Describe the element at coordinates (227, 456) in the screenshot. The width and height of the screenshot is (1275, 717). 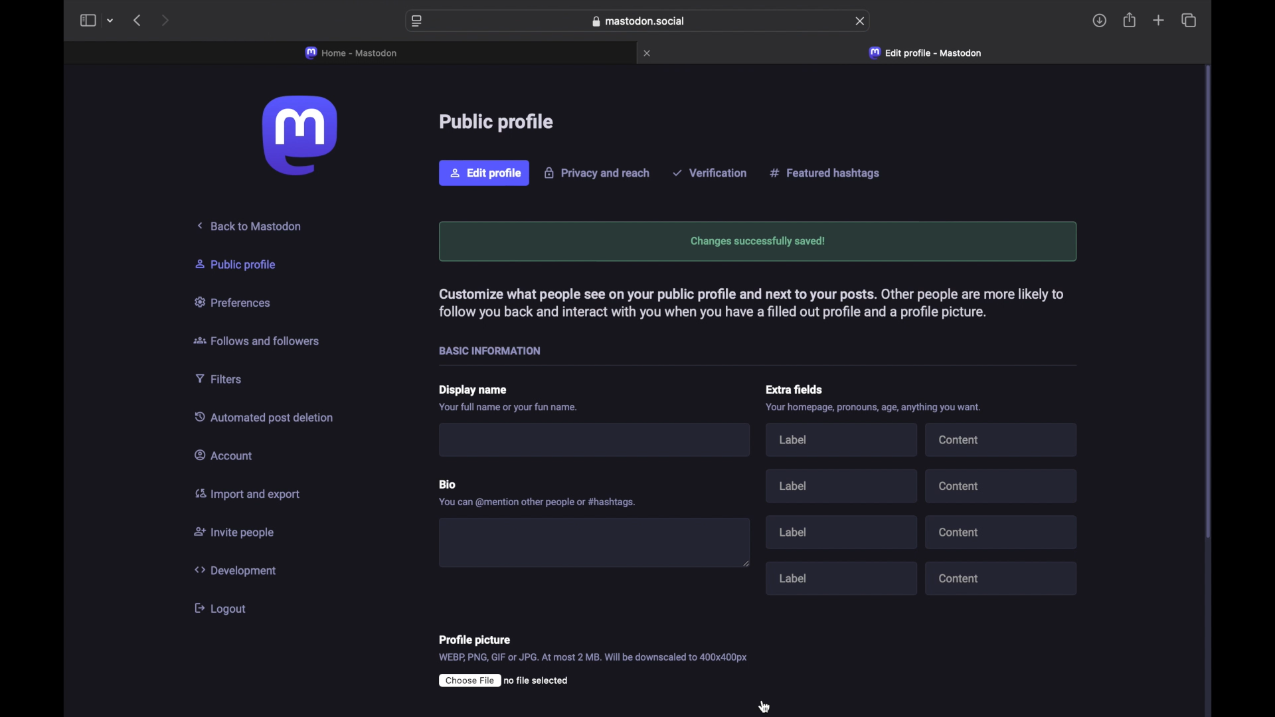
I see `Account` at that location.